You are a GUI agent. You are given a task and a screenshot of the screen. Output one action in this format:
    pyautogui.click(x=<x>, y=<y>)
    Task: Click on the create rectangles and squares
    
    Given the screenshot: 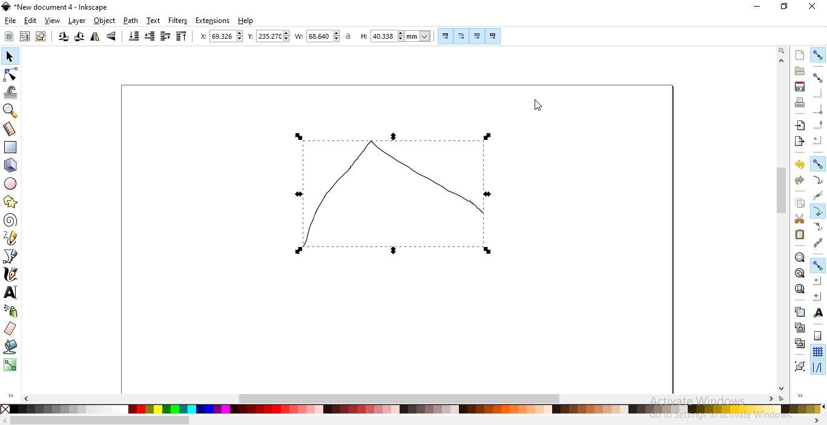 What is the action you would take?
    pyautogui.click(x=10, y=147)
    